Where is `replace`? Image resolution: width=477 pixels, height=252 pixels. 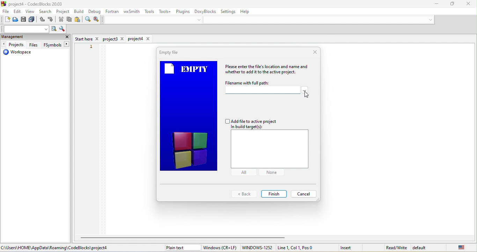
replace is located at coordinates (96, 20).